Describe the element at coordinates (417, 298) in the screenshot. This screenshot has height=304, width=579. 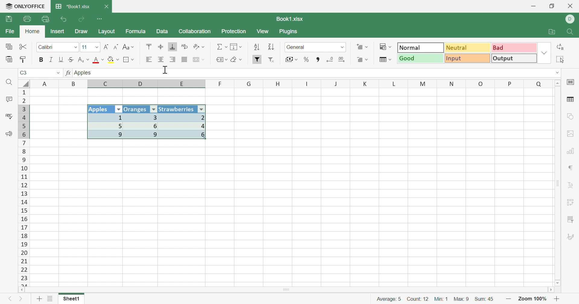
I see `Count: 12` at that location.